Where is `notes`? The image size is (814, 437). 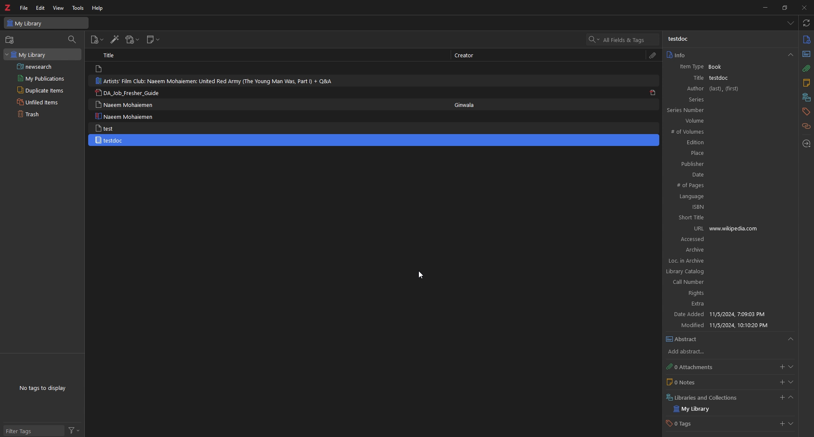
notes is located at coordinates (806, 83).